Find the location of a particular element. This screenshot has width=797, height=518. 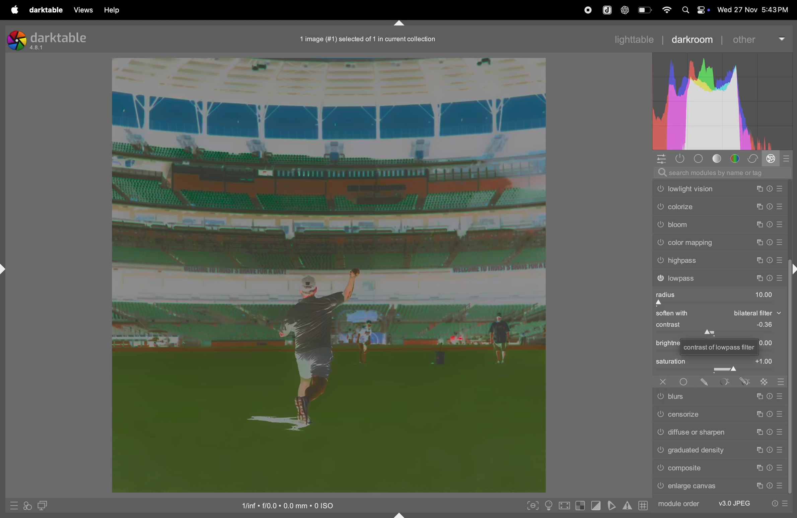

1 image is located at coordinates (368, 39).